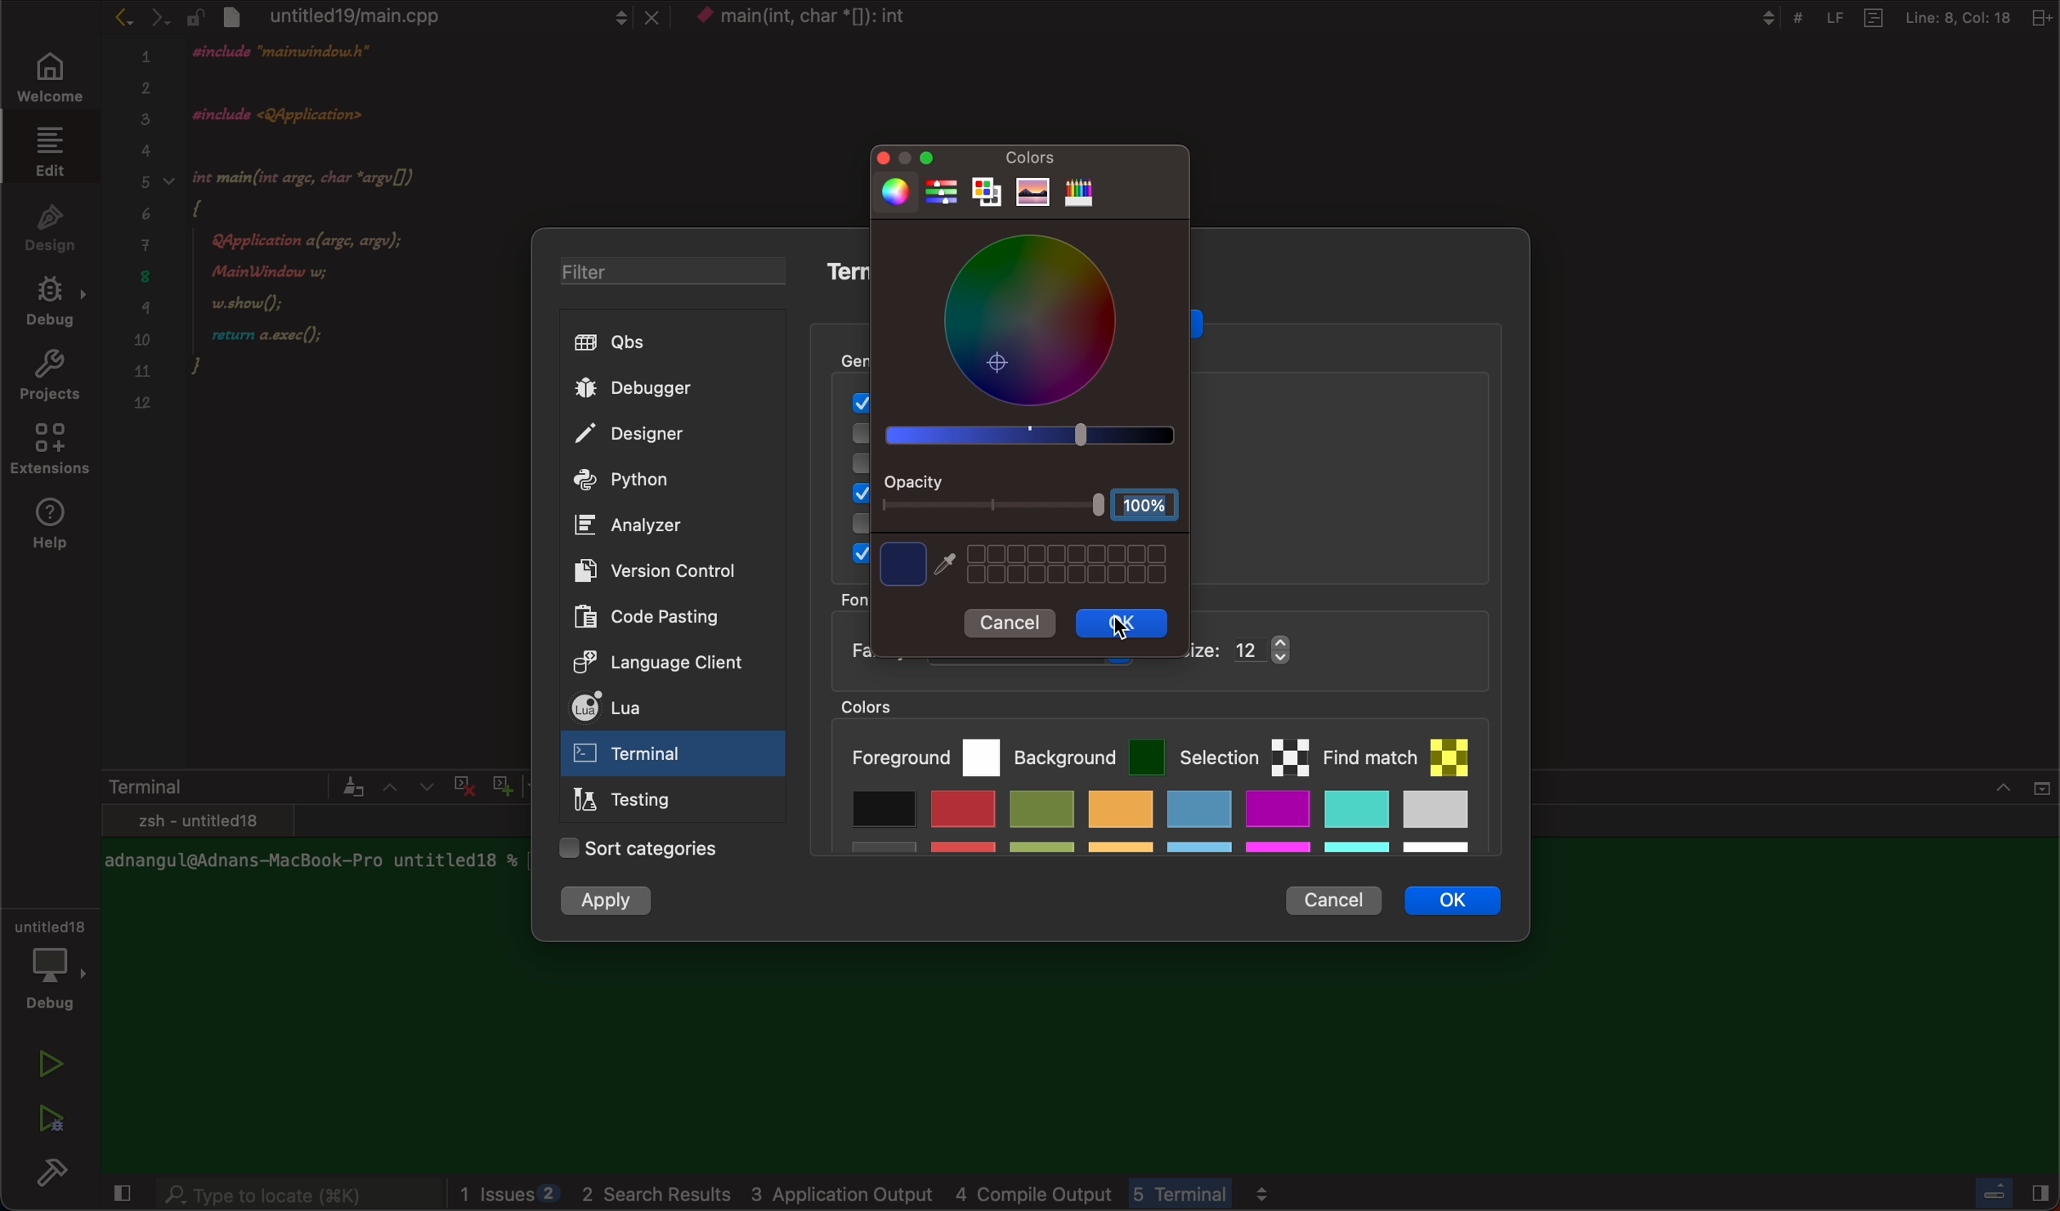 The image size is (2060, 1211). Describe the element at coordinates (52, 454) in the screenshot. I see `extensions` at that location.